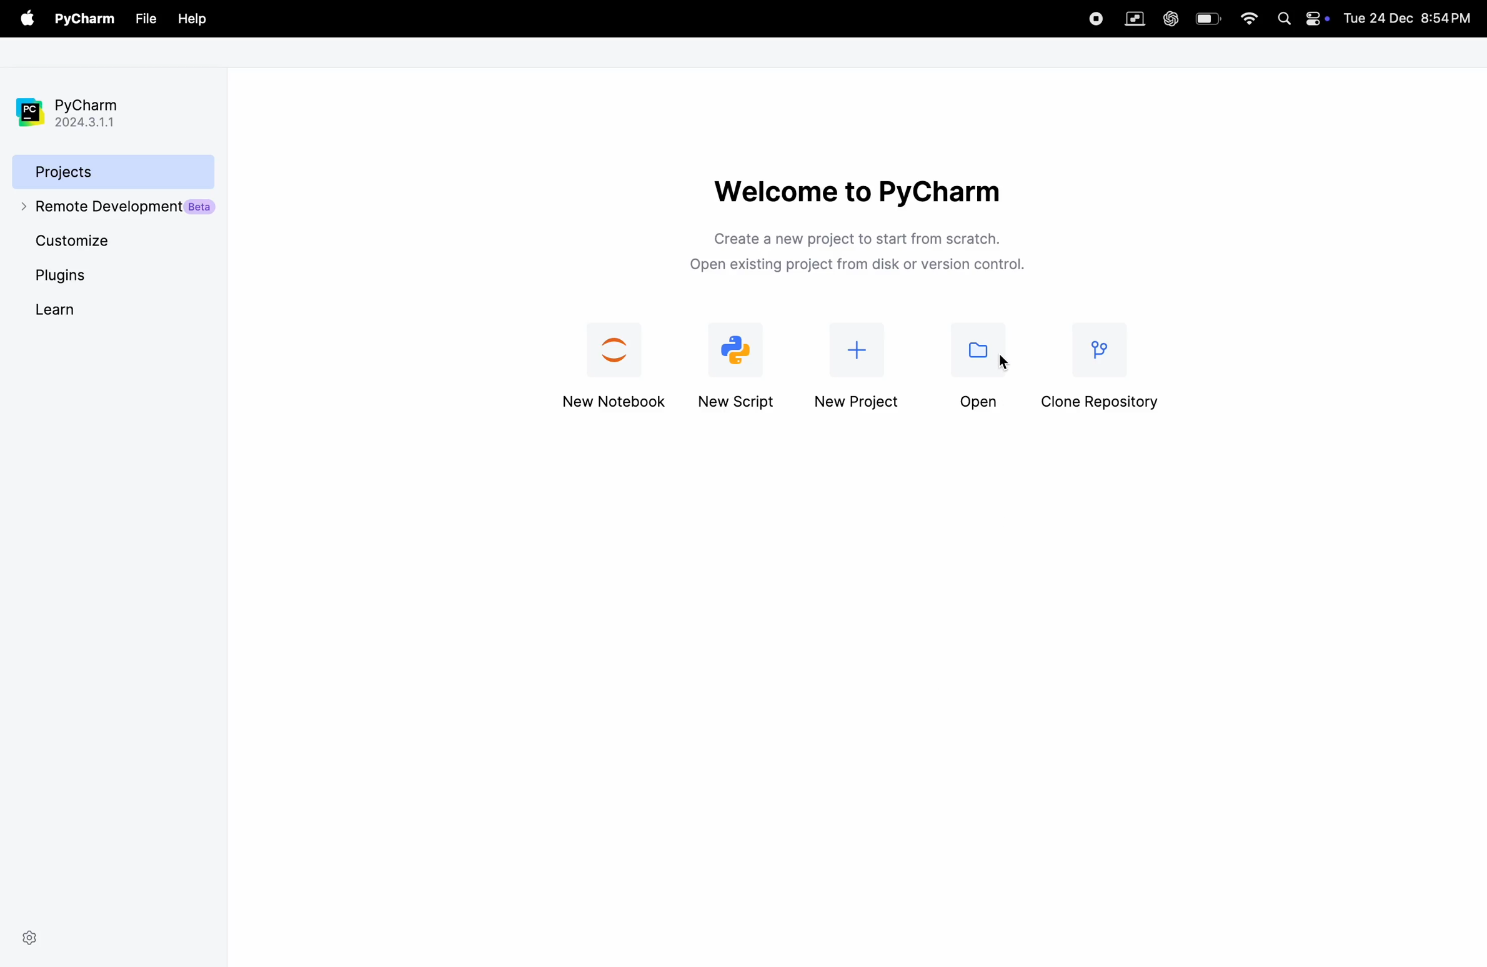  I want to click on new script, so click(742, 364).